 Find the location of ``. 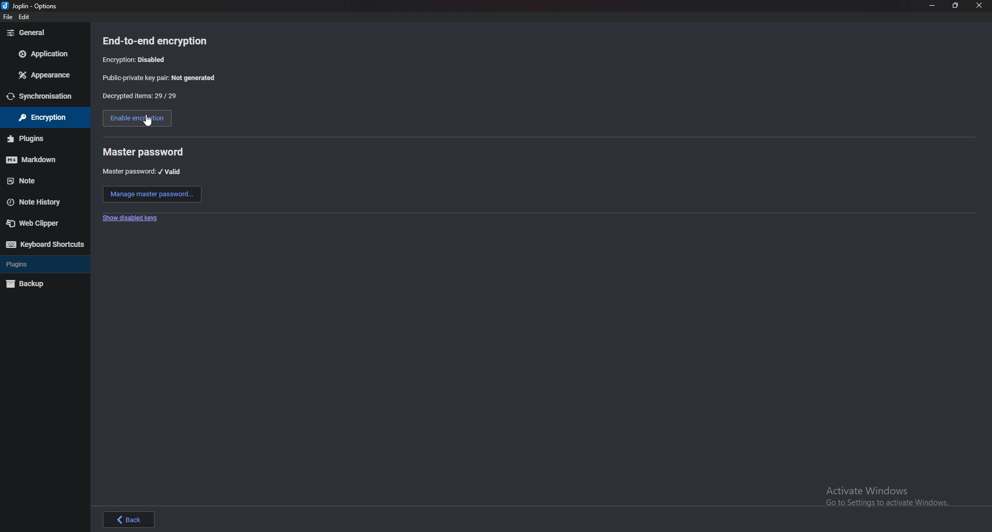

 is located at coordinates (40, 117).